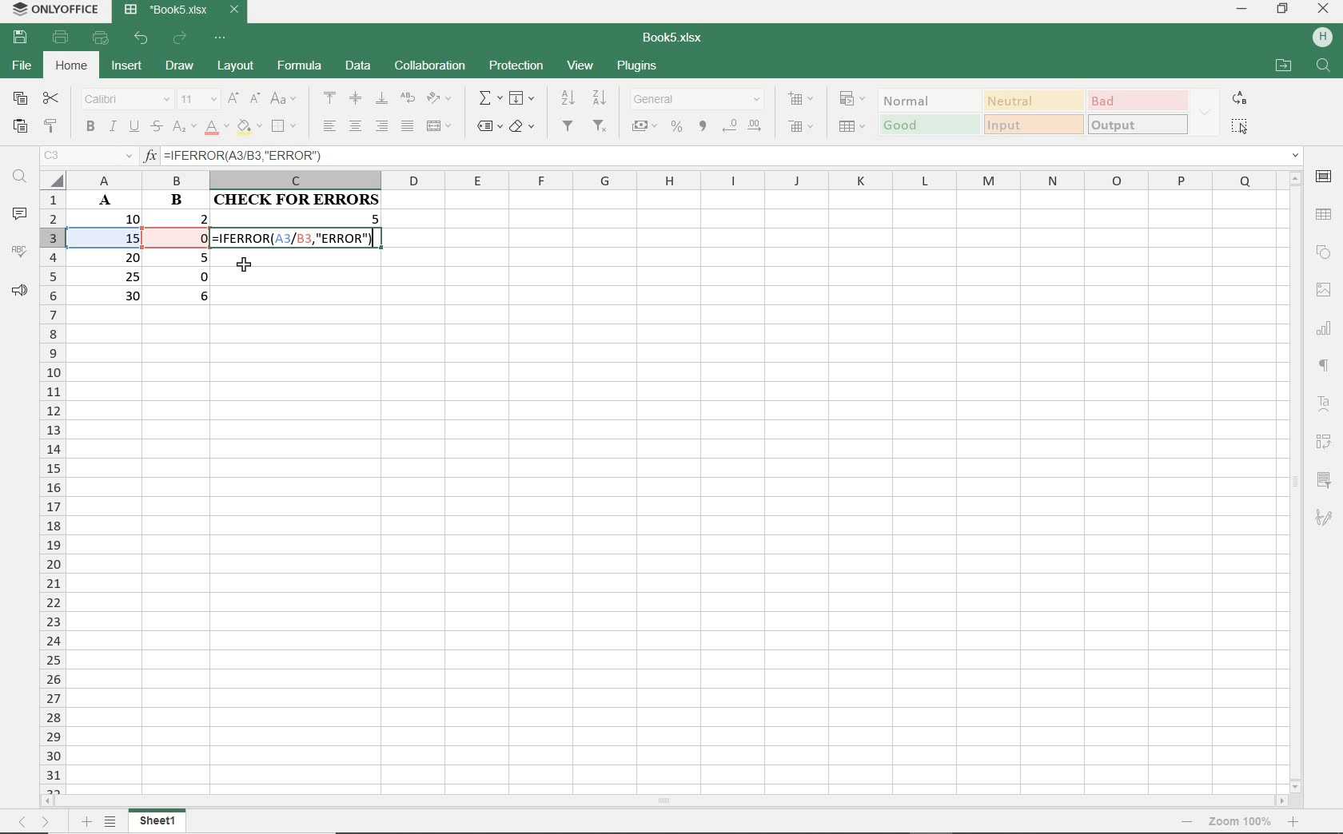 The image size is (1343, 834). What do you see at coordinates (287, 125) in the screenshot?
I see `BORDERS` at bounding box center [287, 125].